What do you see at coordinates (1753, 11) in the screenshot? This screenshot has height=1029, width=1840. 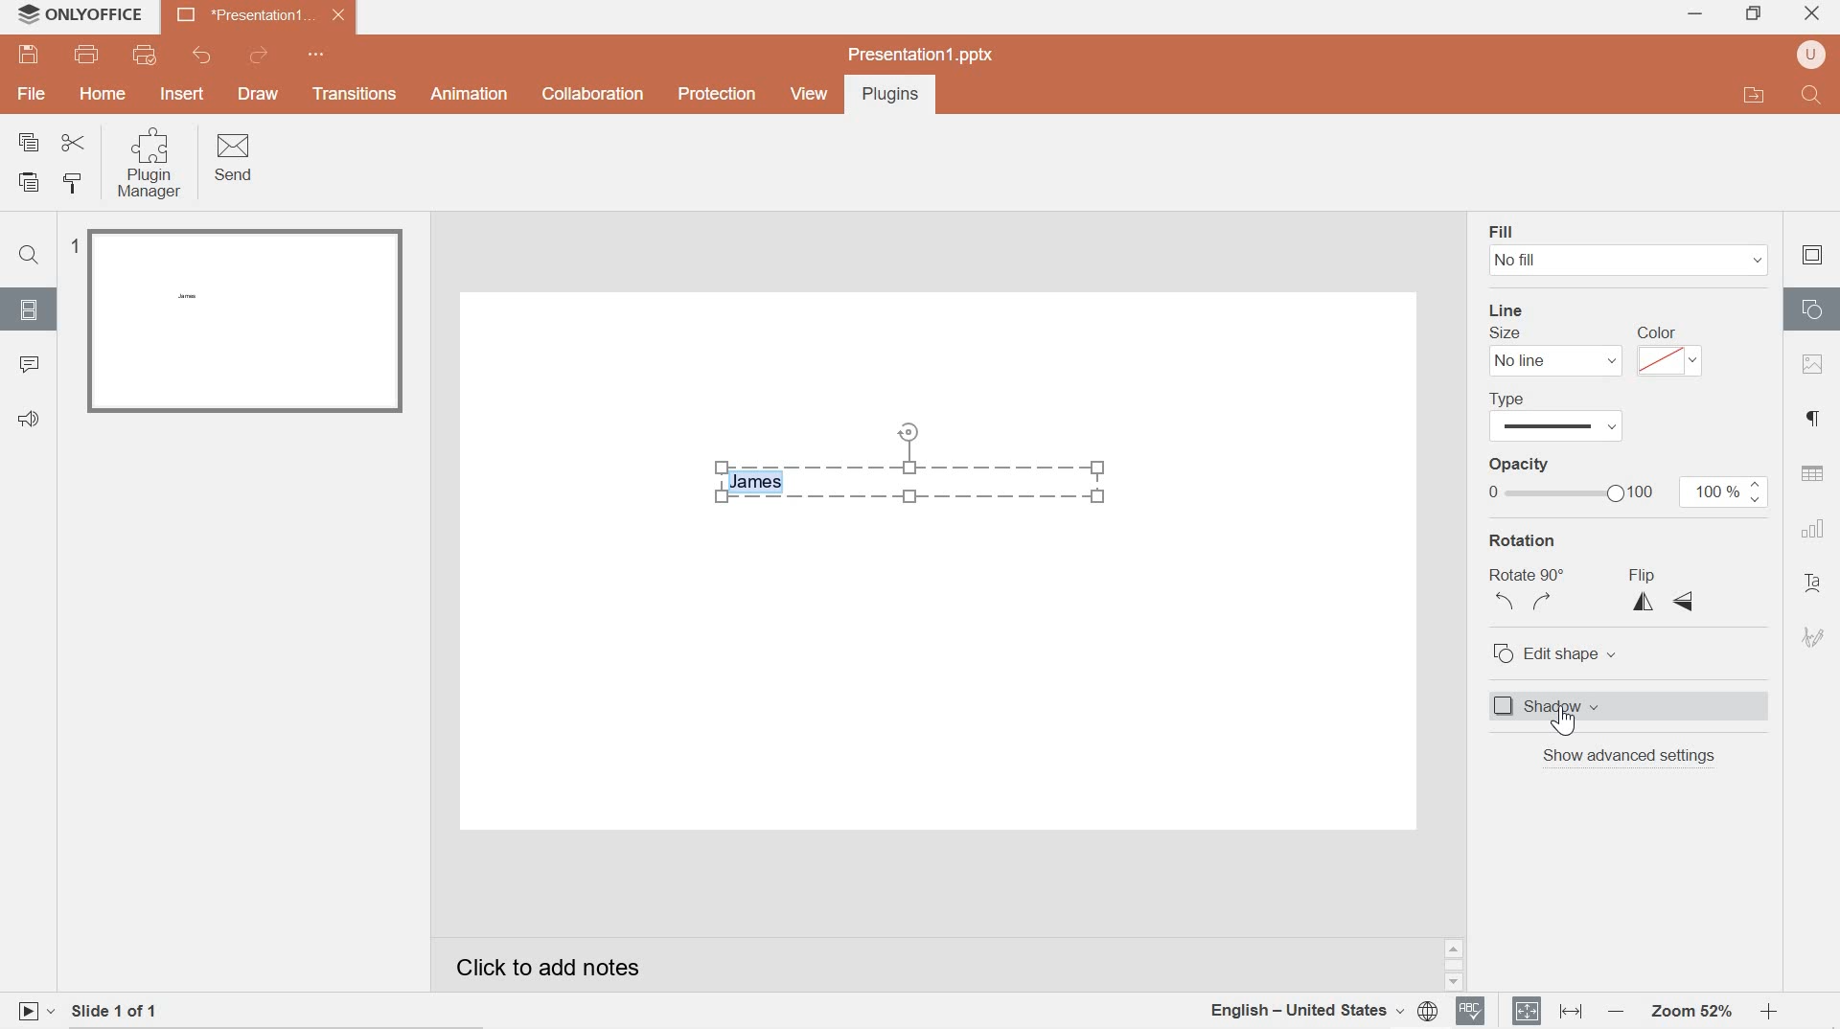 I see `restore down` at bounding box center [1753, 11].